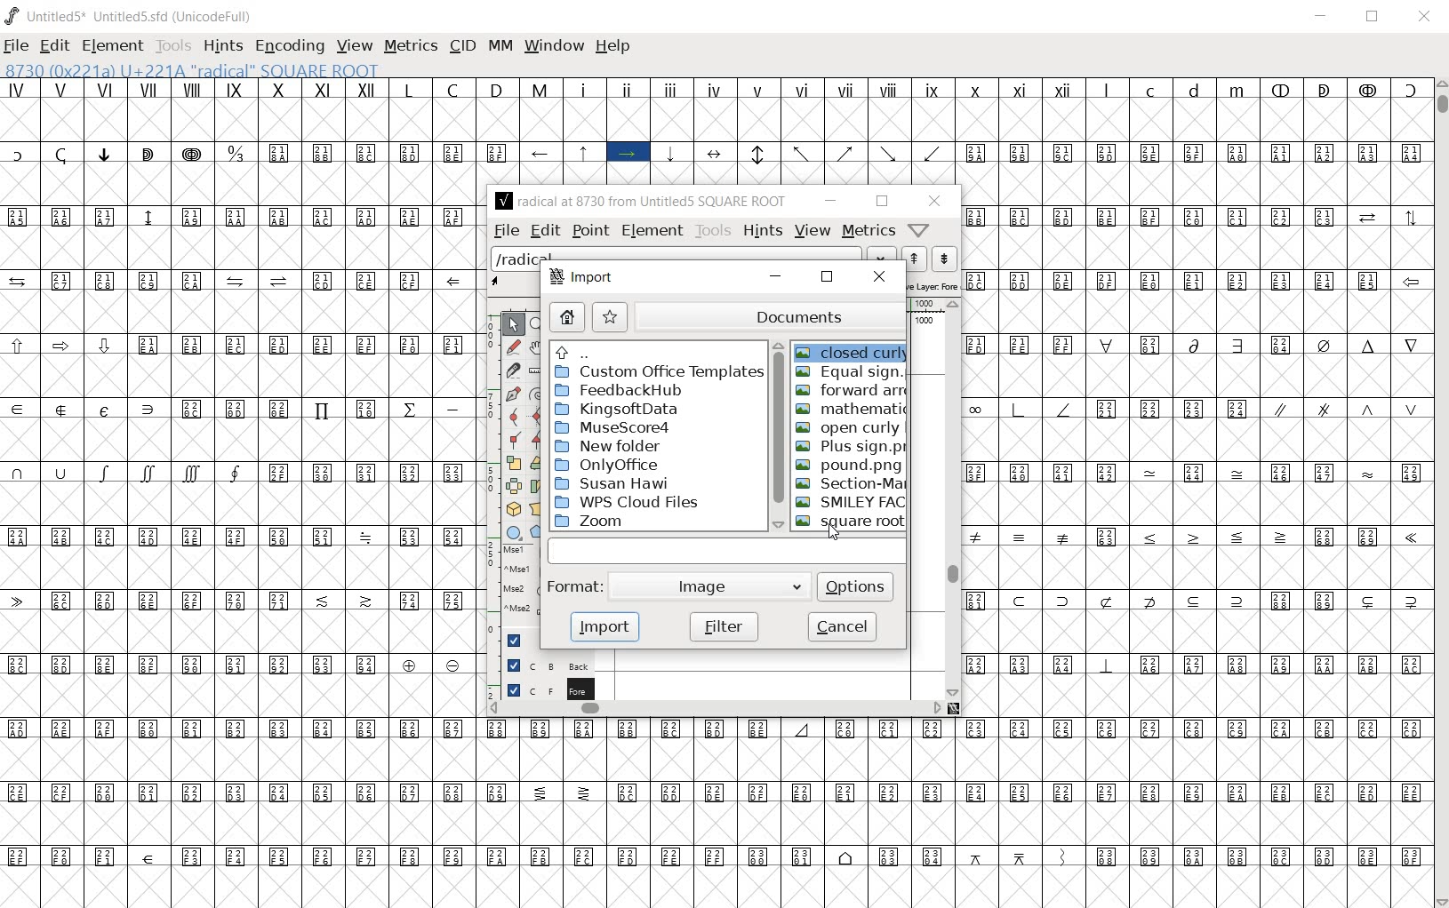 Image resolution: width=1449 pixels, height=908 pixels. What do you see at coordinates (130, 13) in the screenshot?
I see `Untitled5* Untitled5.sfd (UnicodeFull)` at bounding box center [130, 13].